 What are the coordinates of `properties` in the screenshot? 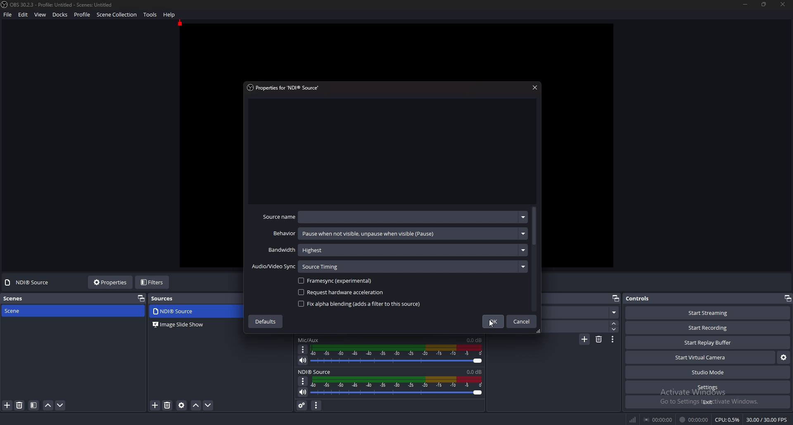 It's located at (111, 282).